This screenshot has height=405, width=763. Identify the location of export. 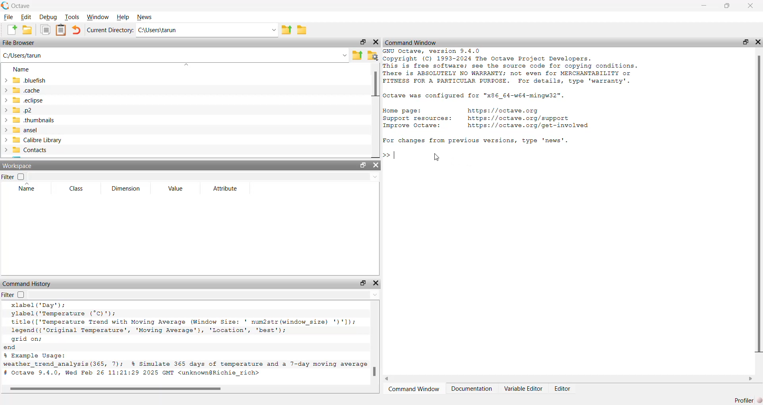
(358, 55).